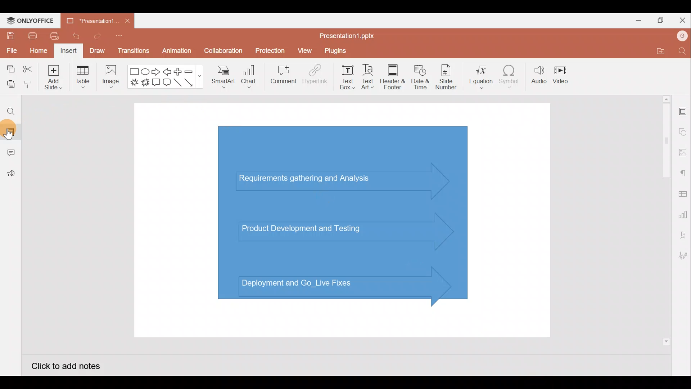 Image resolution: width=691 pixels, height=389 pixels. I want to click on Draw, so click(96, 50).